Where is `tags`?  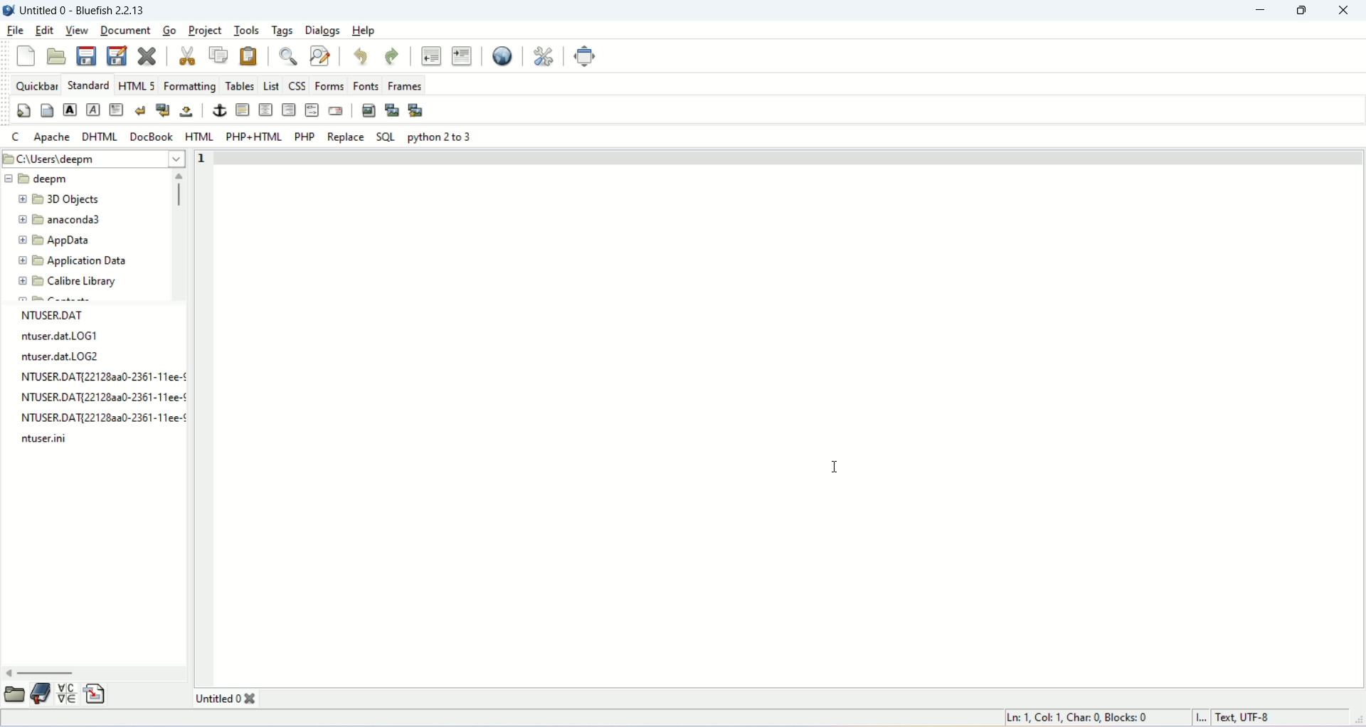 tags is located at coordinates (283, 30).